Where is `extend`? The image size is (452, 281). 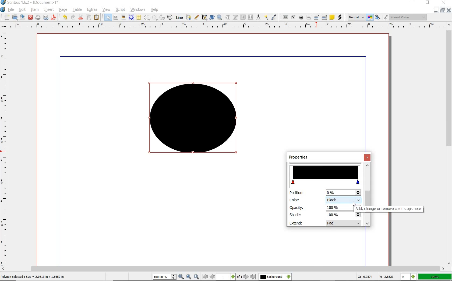
extend is located at coordinates (296, 223).